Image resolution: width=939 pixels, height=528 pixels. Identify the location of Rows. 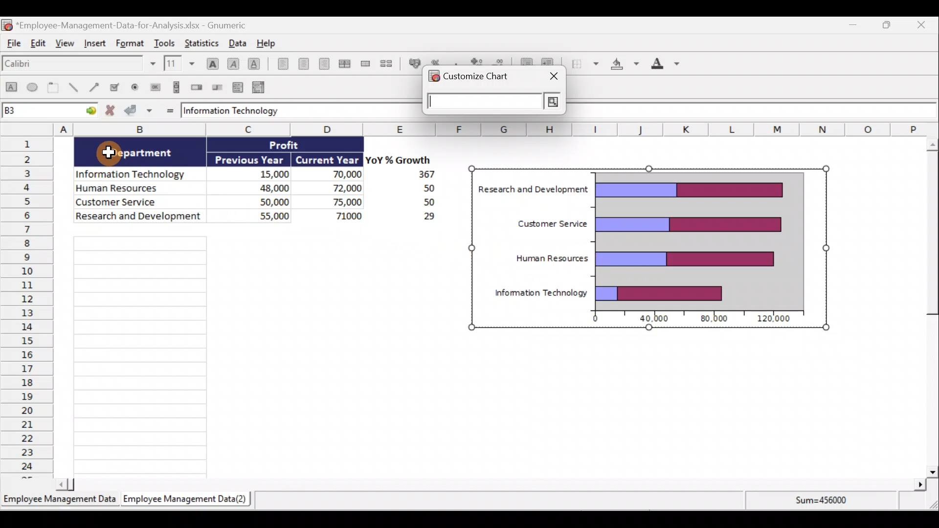
(27, 306).